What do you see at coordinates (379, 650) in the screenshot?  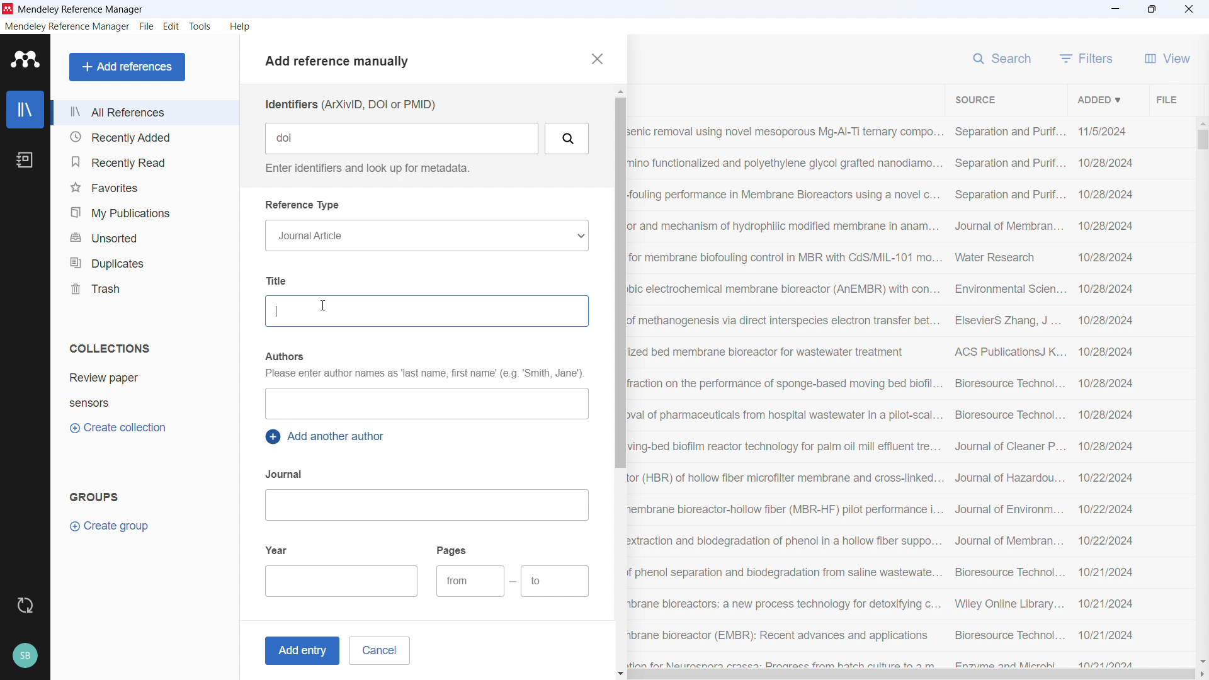 I see `cancel ` at bounding box center [379, 650].